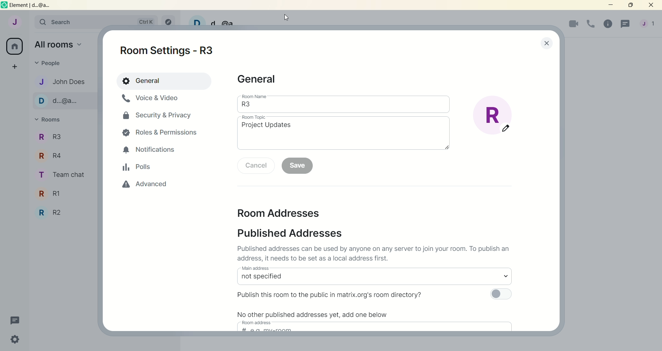 The width and height of the screenshot is (662, 351). What do you see at coordinates (32, 6) in the screenshot?
I see `element` at bounding box center [32, 6].